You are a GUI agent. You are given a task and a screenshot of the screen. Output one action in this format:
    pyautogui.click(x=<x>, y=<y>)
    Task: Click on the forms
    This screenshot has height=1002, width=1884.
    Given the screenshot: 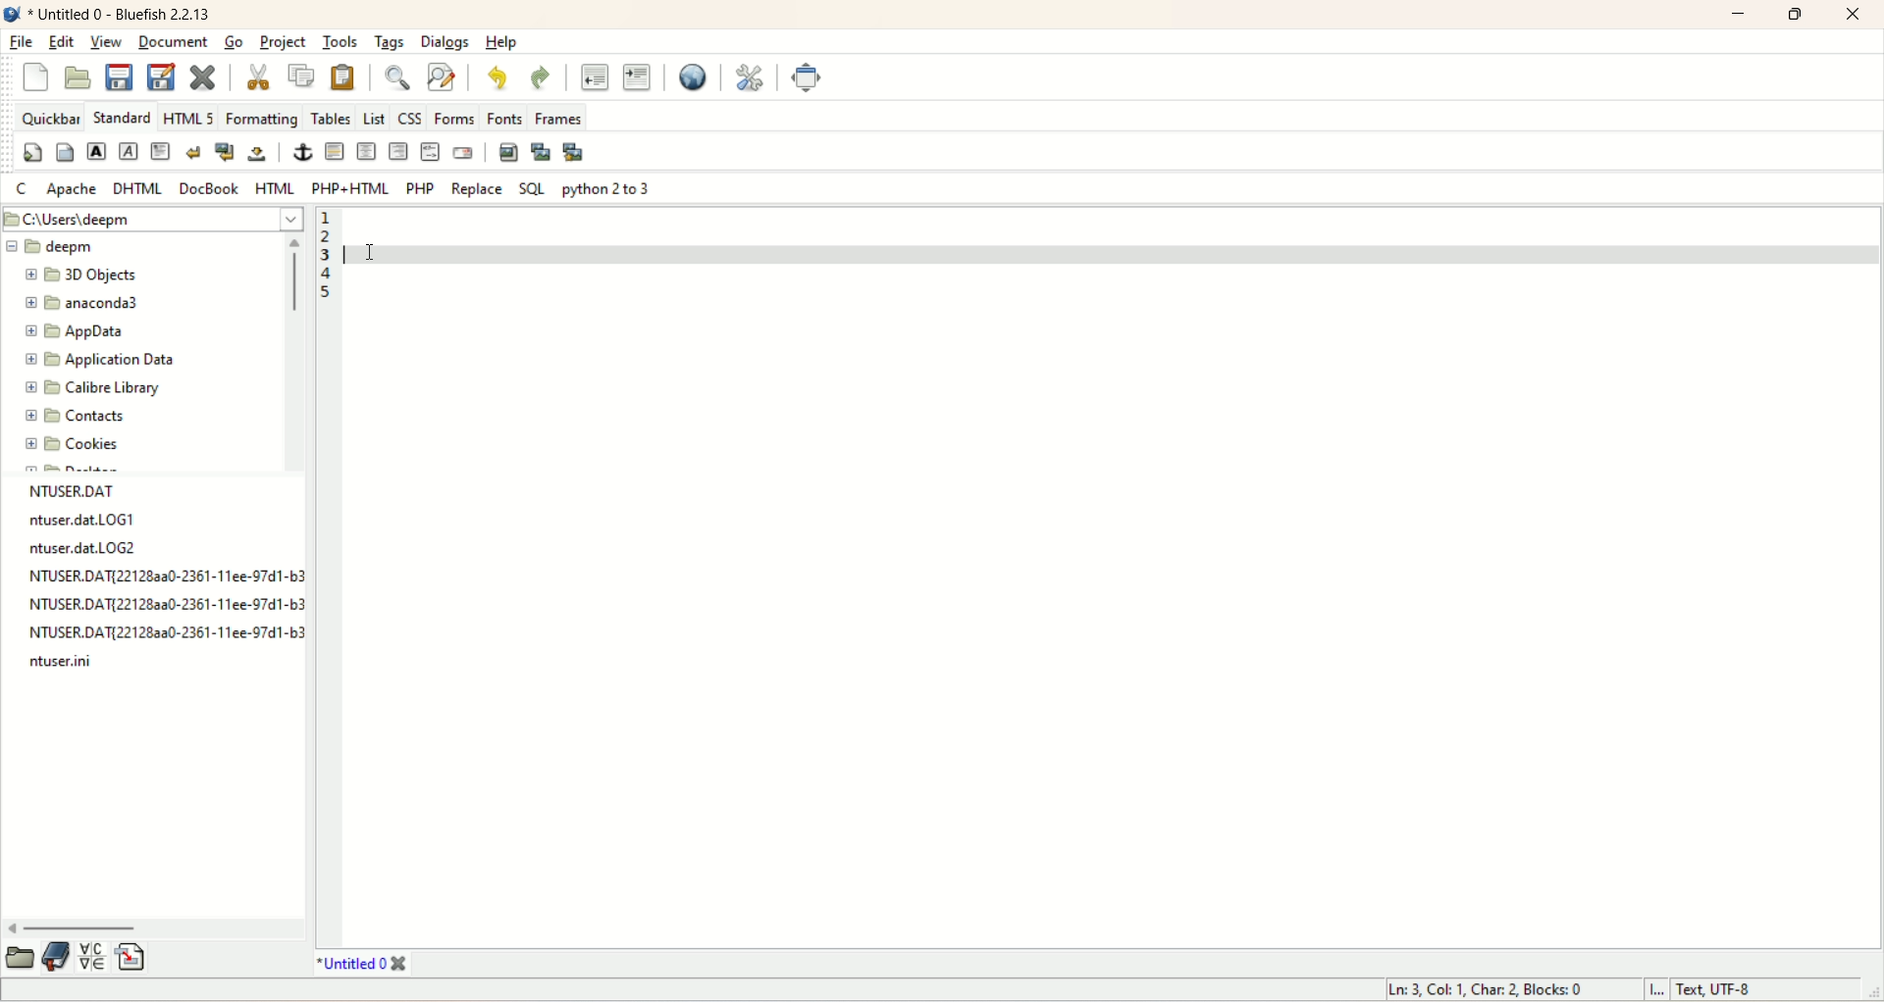 What is the action you would take?
    pyautogui.click(x=453, y=118)
    